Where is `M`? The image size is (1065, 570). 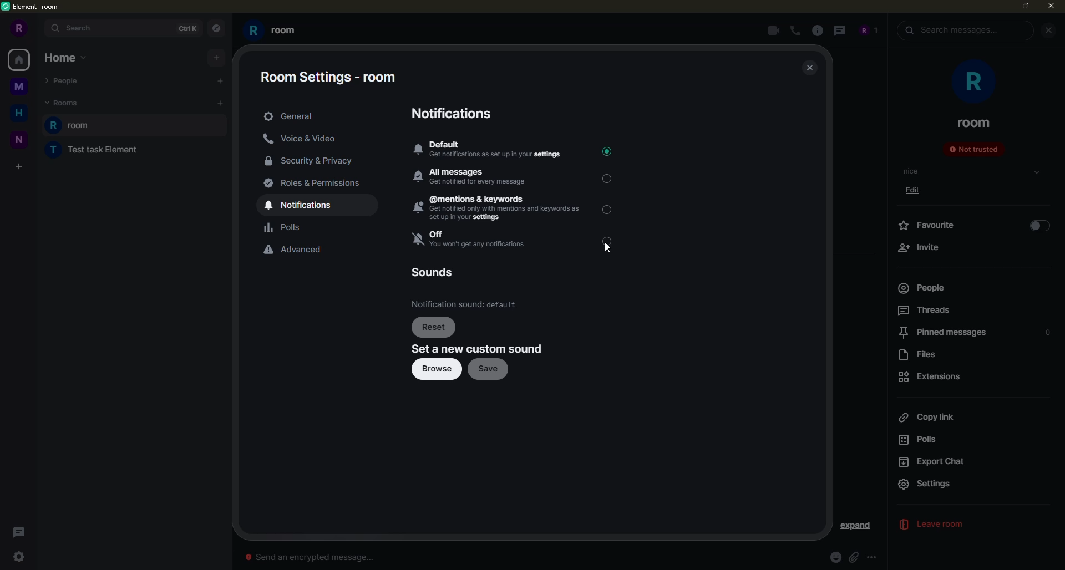 M is located at coordinates (21, 89).